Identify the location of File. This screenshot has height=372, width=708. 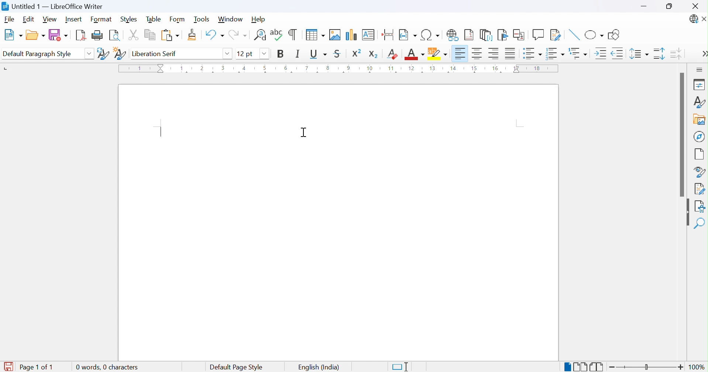
(9, 20).